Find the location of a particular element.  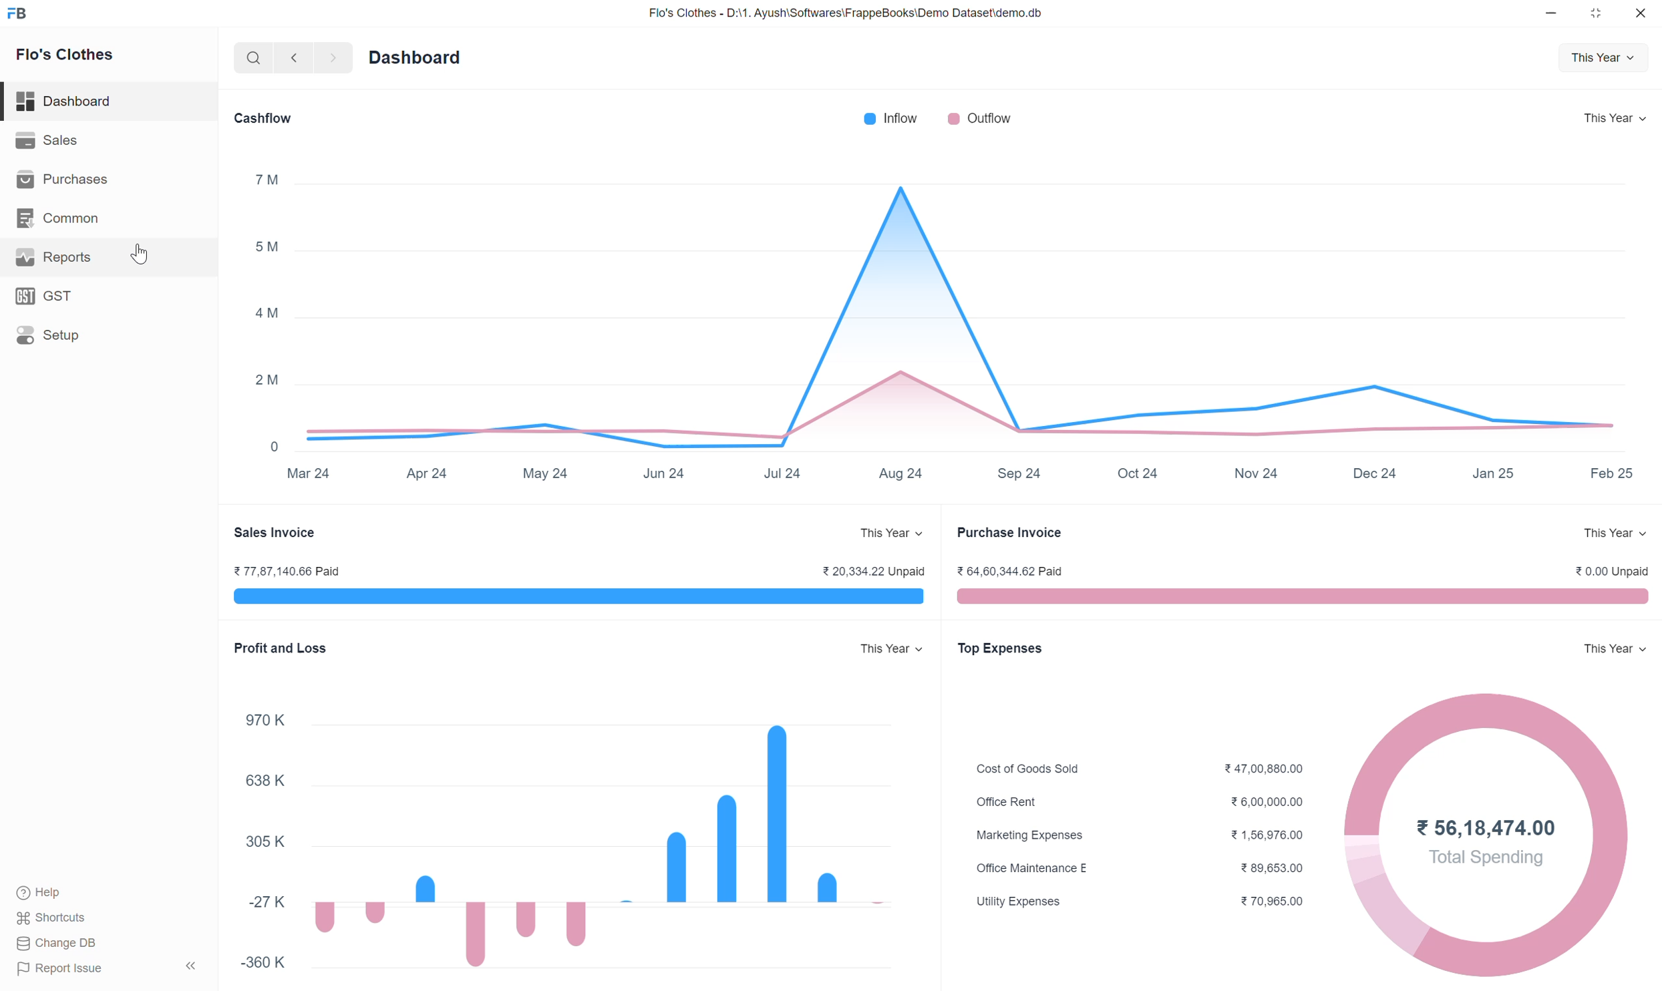

this year is located at coordinates (892, 651).